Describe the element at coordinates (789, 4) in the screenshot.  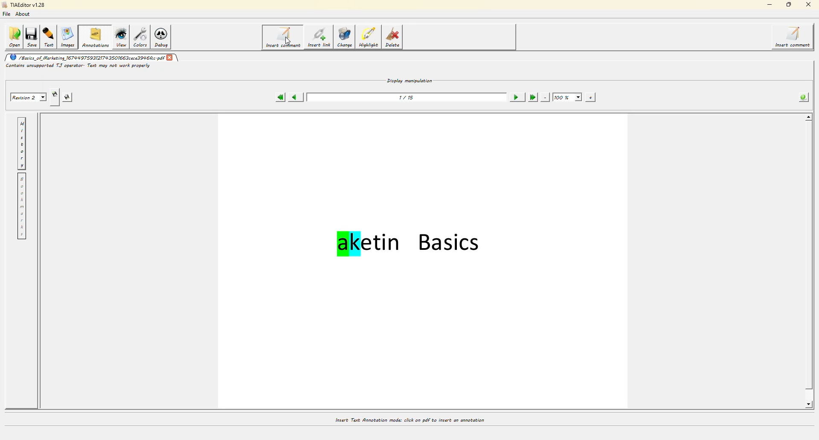
I see `maximize` at that location.